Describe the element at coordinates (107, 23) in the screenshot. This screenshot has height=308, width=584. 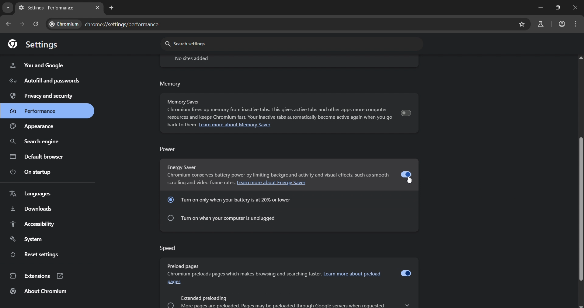
I see `chrome//settings/performance` at that location.